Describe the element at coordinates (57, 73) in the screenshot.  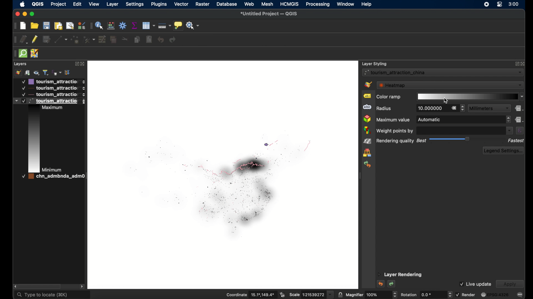
I see `filter legend by expression` at that location.